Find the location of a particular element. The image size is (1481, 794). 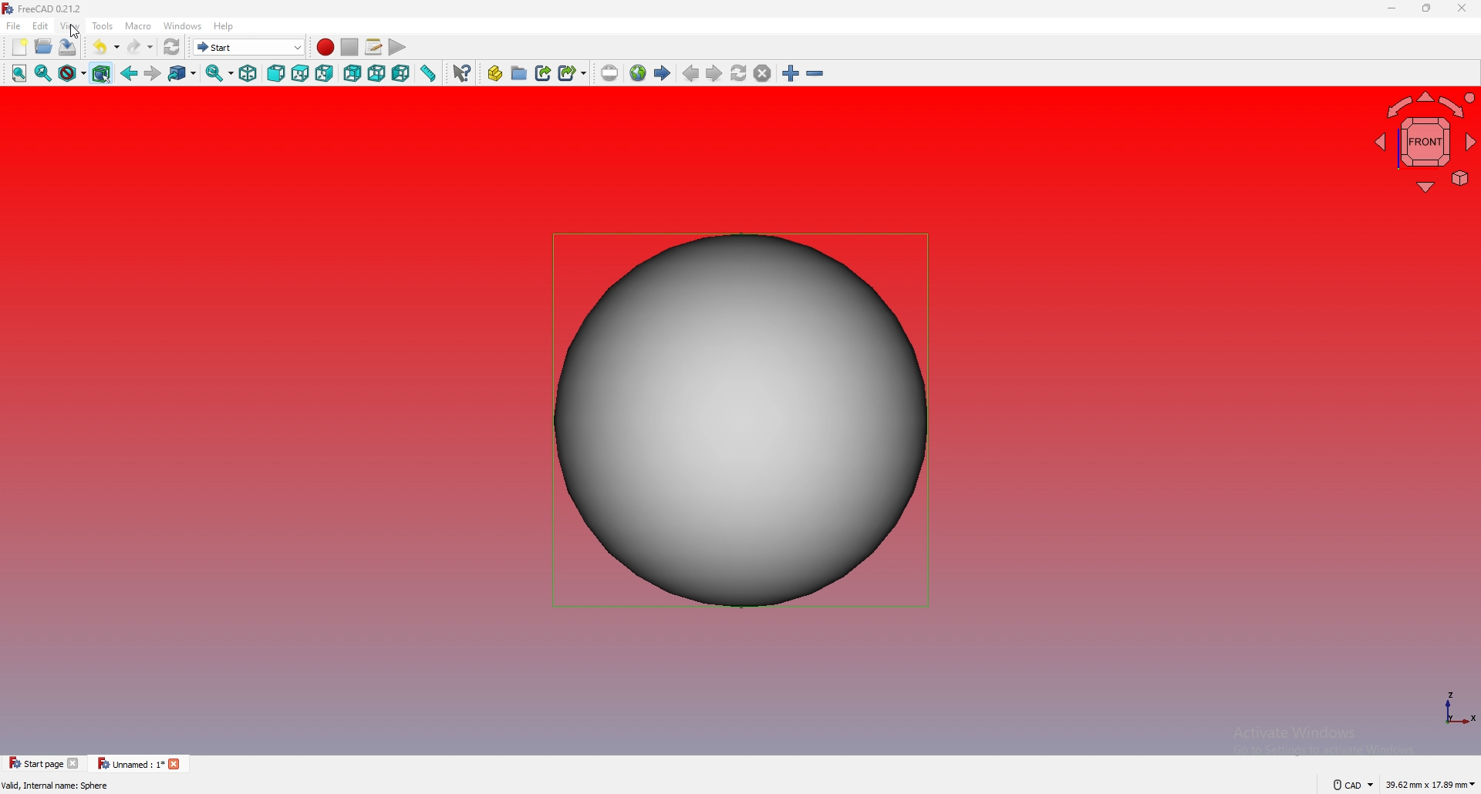

edit is located at coordinates (42, 25).